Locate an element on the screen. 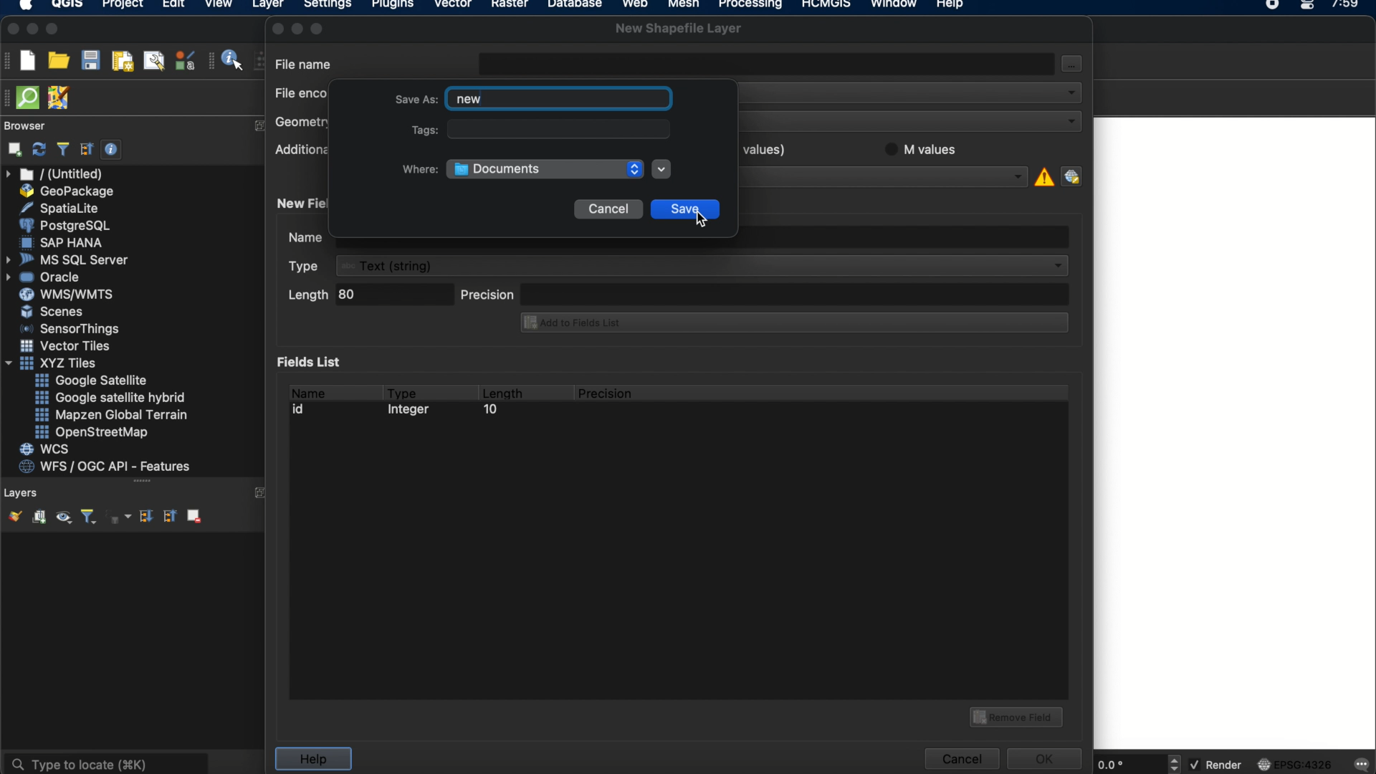 This screenshot has width=1376, height=774. mesh is located at coordinates (684, 6).